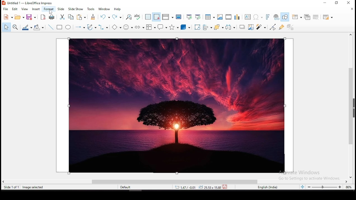 The width and height of the screenshot is (356, 200). Describe the element at coordinates (27, 27) in the screenshot. I see `line color` at that location.